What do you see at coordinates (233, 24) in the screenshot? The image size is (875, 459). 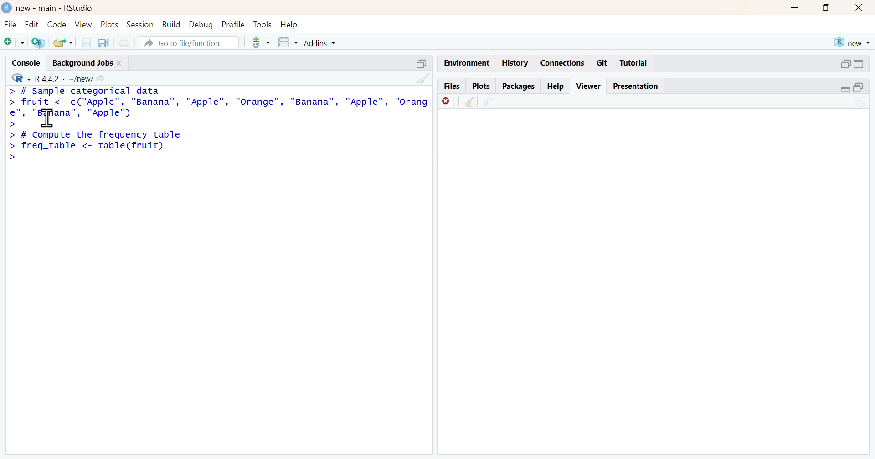 I see `profile` at bounding box center [233, 24].